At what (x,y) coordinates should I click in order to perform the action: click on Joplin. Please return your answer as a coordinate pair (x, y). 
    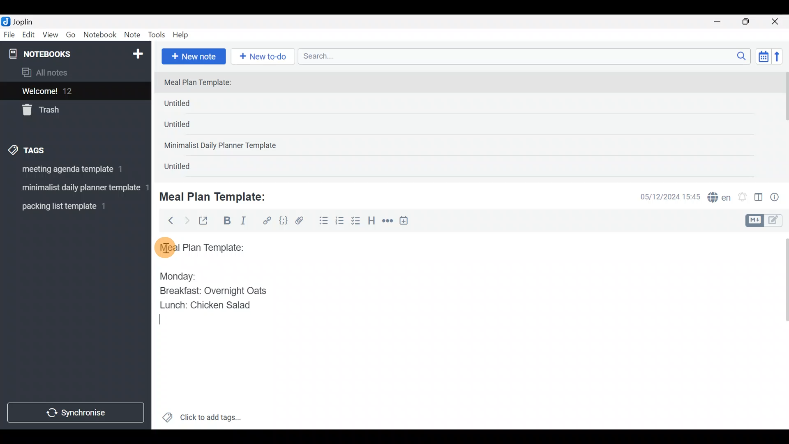
    Looking at the image, I should click on (28, 21).